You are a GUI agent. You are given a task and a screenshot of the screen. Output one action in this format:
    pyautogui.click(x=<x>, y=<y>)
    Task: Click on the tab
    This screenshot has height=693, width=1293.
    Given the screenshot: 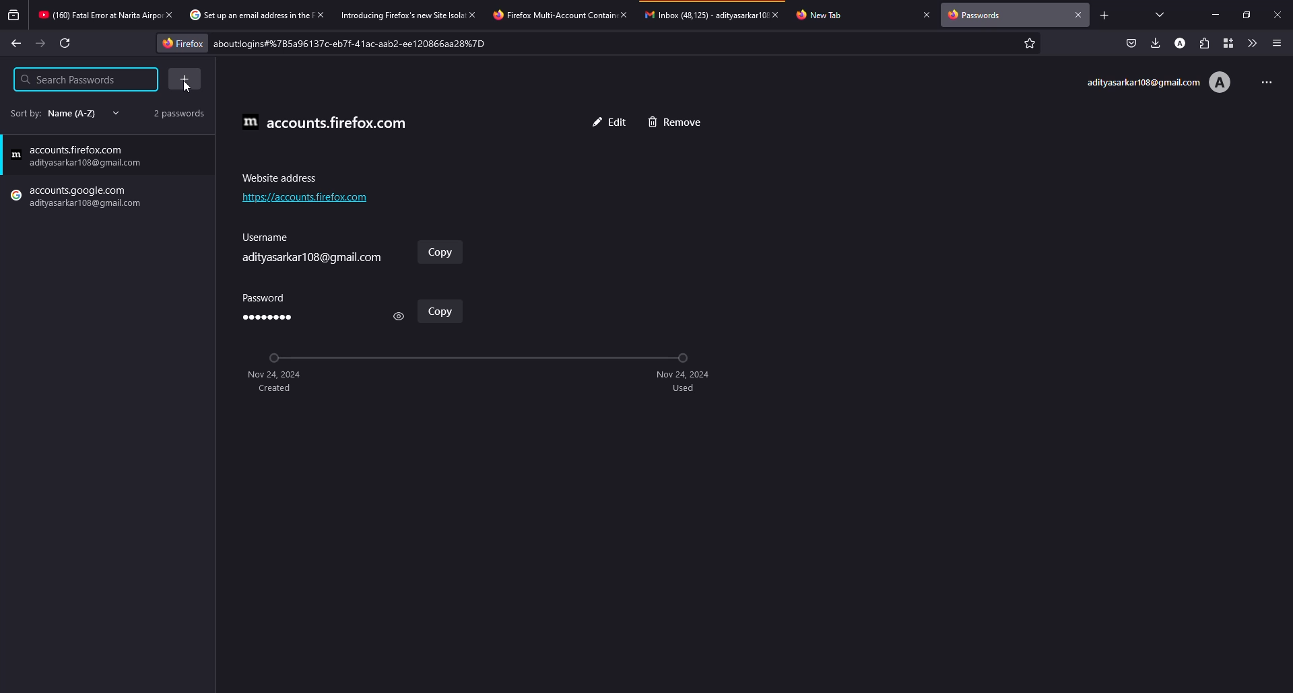 What is the action you would take?
    pyautogui.click(x=704, y=14)
    